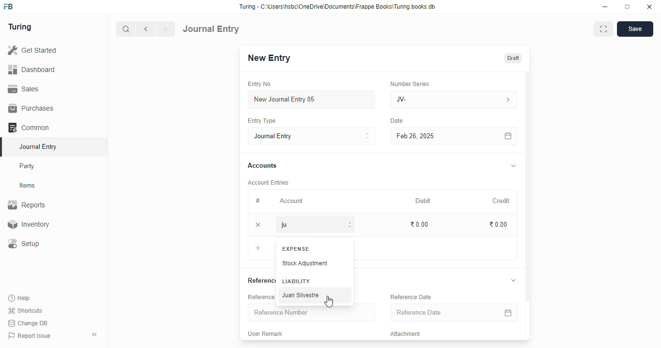 The width and height of the screenshot is (661, 348). What do you see at coordinates (502, 201) in the screenshot?
I see `credit` at bounding box center [502, 201].